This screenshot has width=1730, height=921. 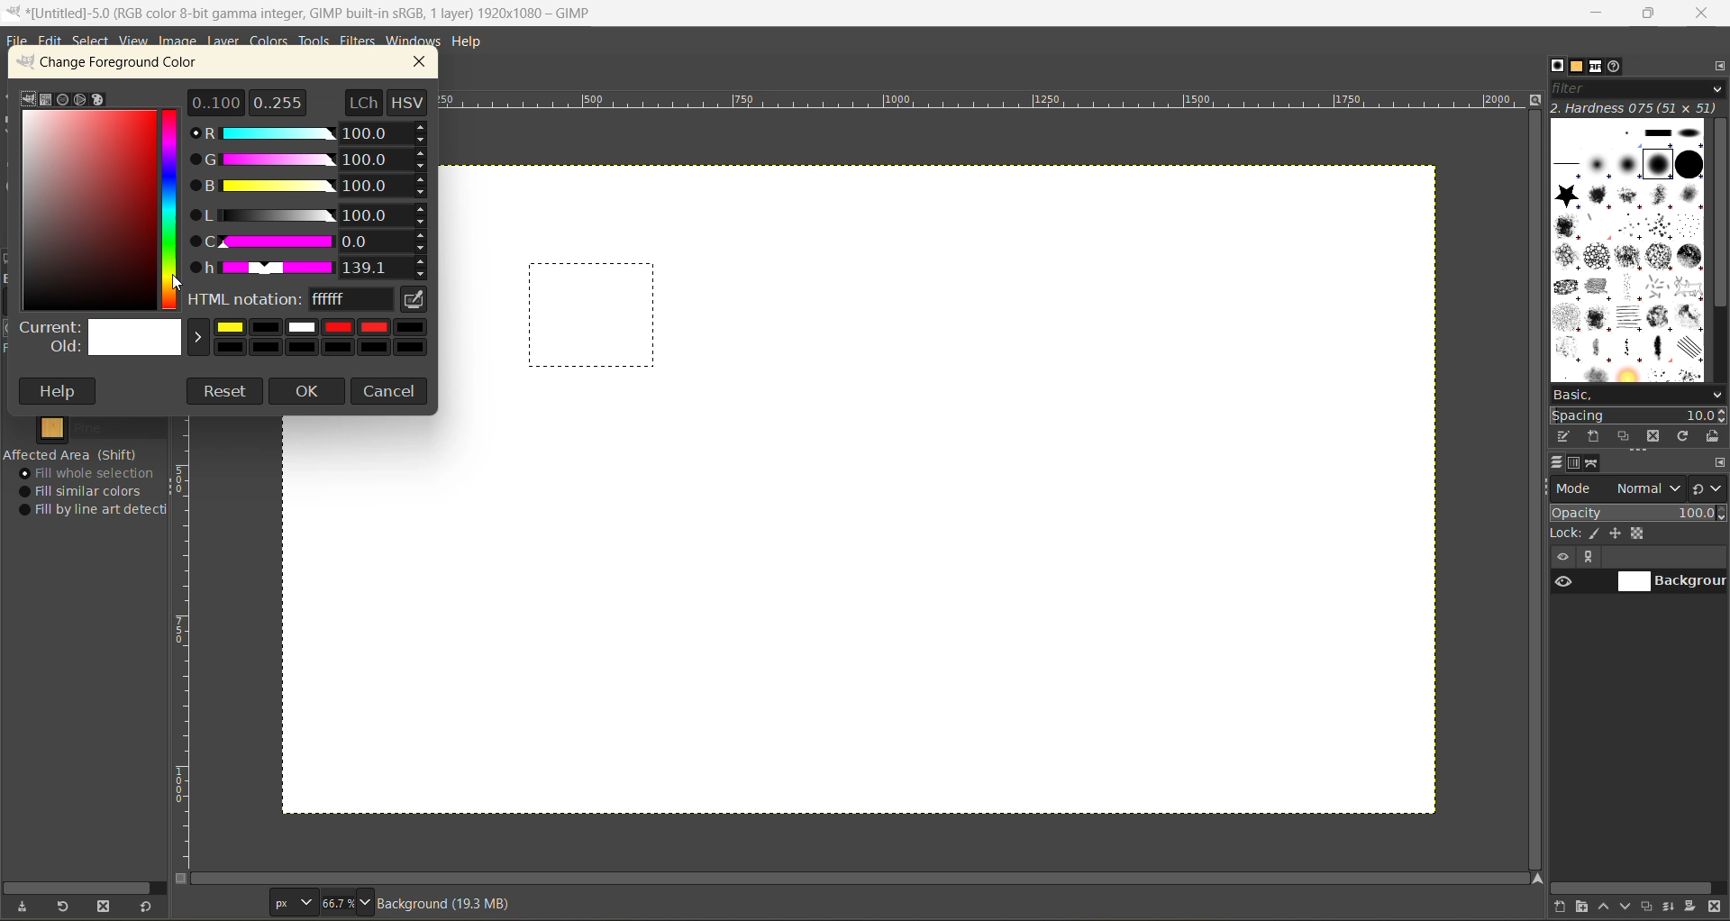 I want to click on gimp, so click(x=28, y=97).